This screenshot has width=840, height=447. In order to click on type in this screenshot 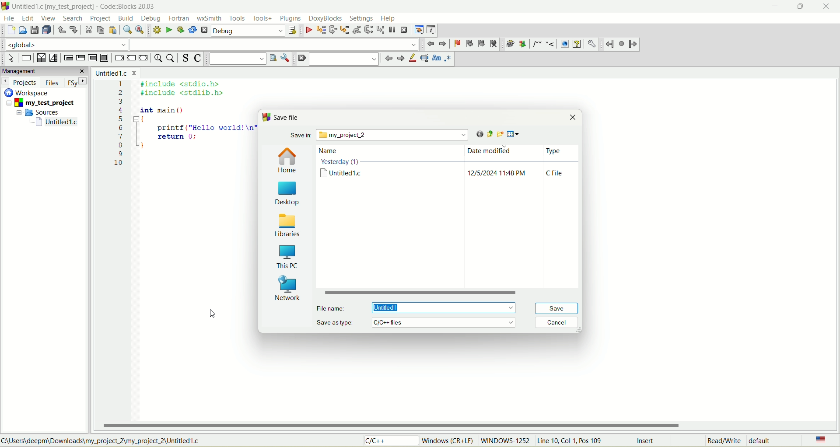, I will do `click(556, 165)`.